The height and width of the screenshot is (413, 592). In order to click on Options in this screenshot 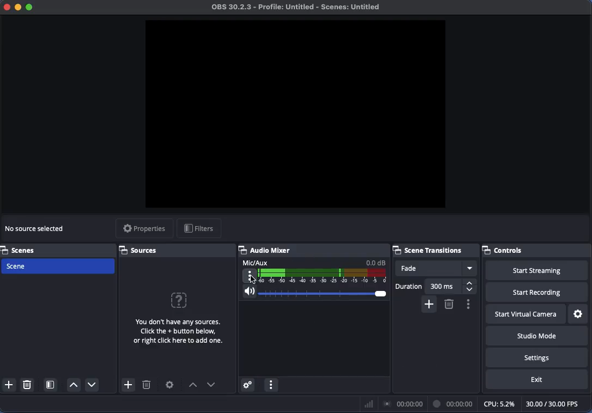, I will do `click(468, 304)`.